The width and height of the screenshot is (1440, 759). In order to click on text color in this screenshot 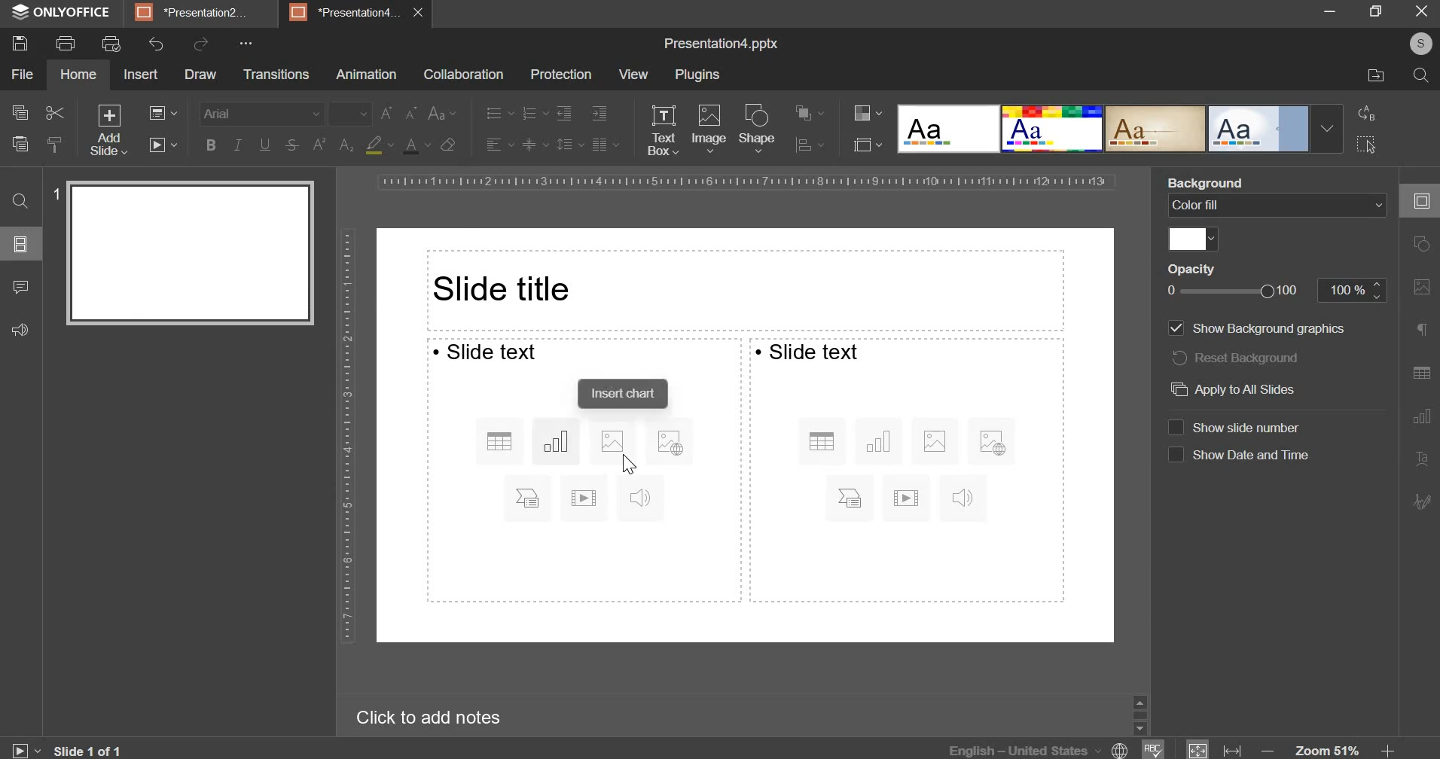, I will do `click(416, 145)`.